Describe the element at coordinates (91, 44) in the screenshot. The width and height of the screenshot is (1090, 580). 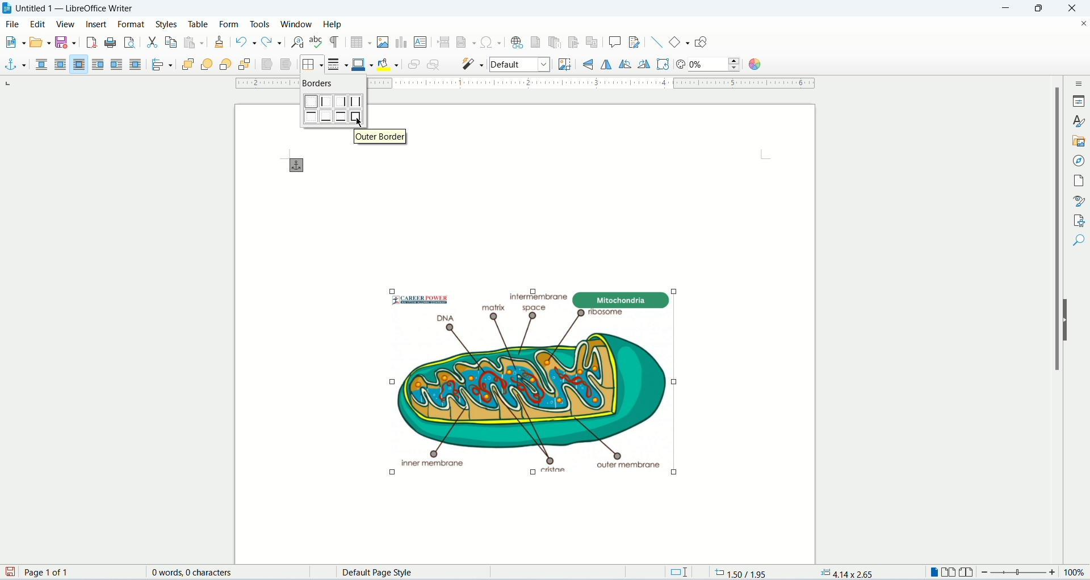
I see `export as pdf` at that location.